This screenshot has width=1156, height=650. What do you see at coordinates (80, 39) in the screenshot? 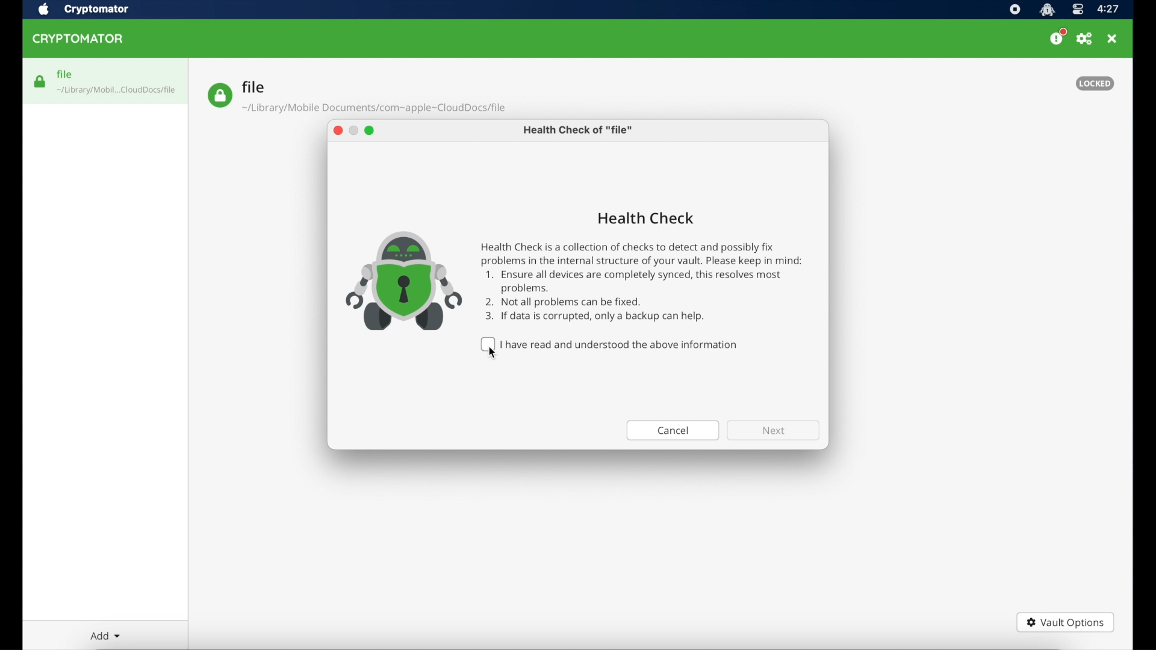
I see `cryptomator` at bounding box center [80, 39].